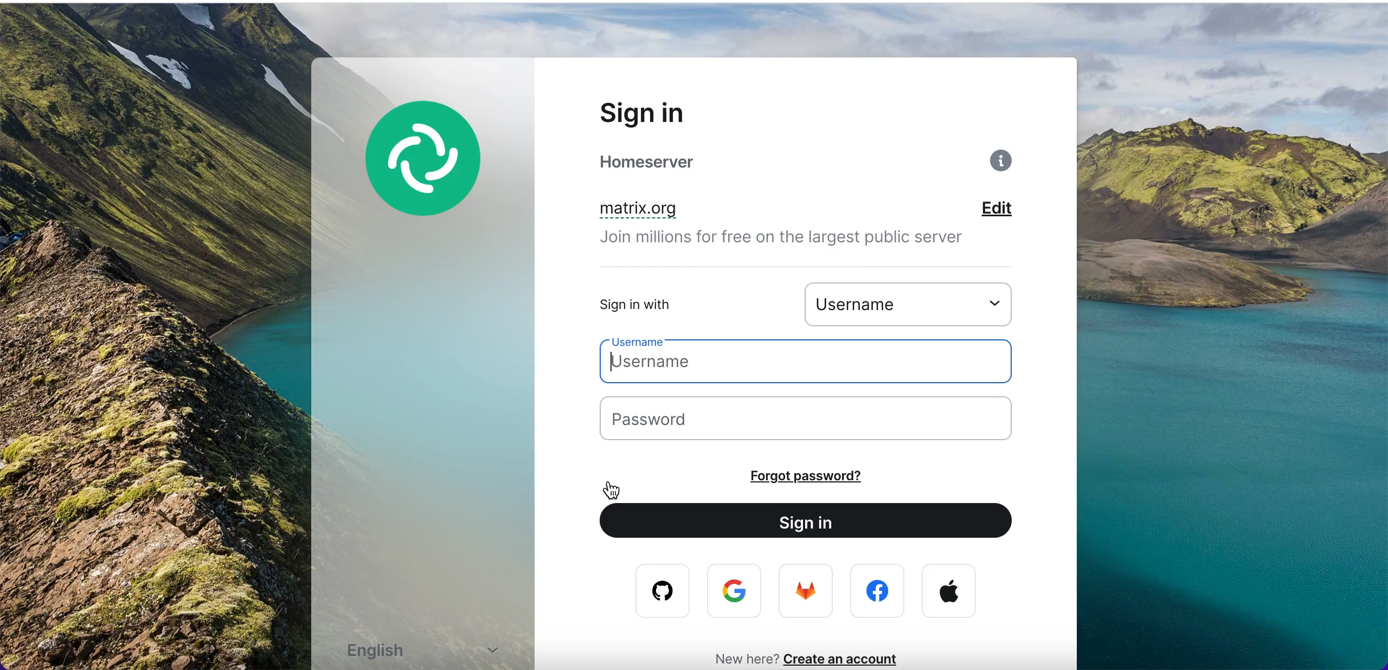 The image size is (1388, 670). Describe the element at coordinates (1012, 210) in the screenshot. I see `edit` at that location.